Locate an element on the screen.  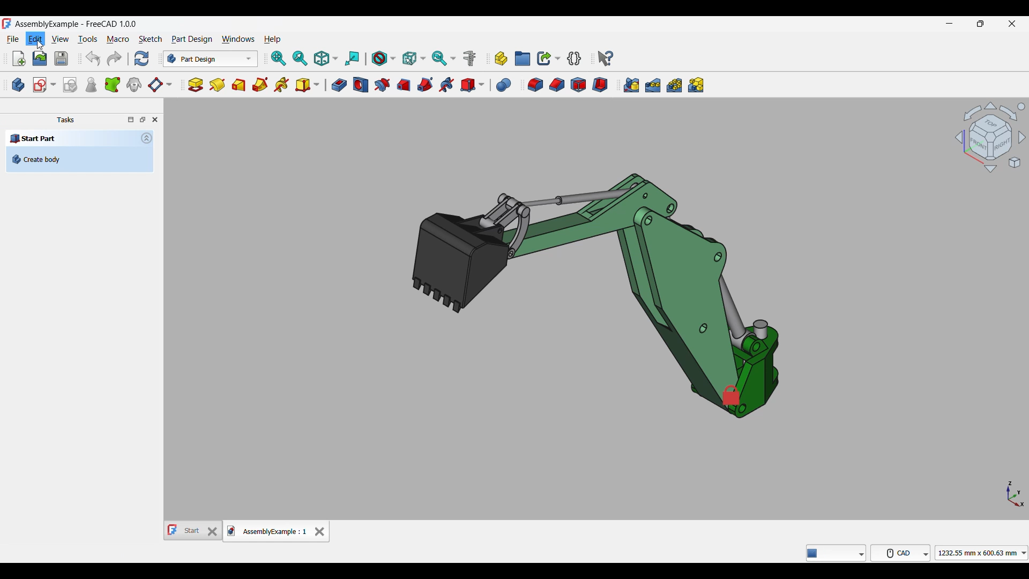
Polar pattern is located at coordinates (675, 85).